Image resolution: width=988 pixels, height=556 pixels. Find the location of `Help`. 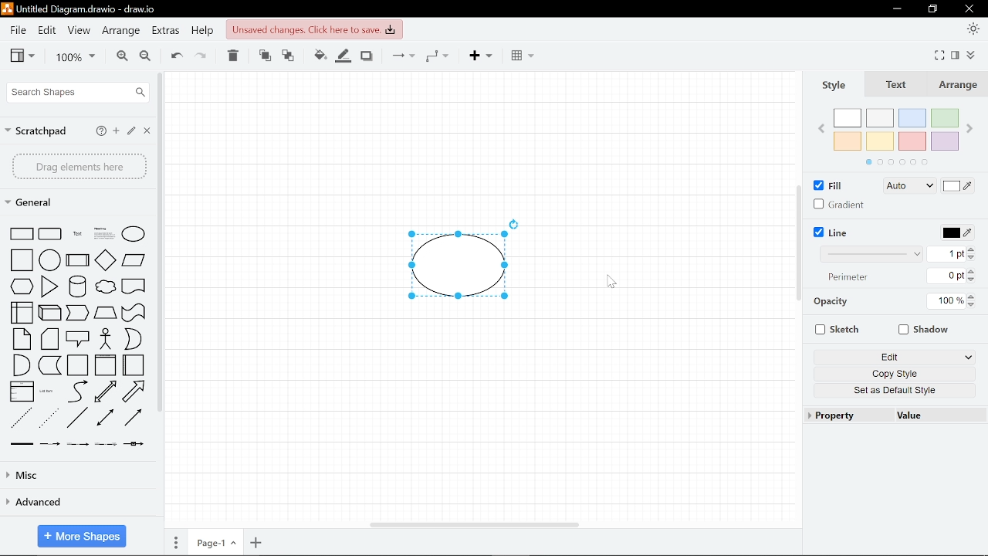

Help is located at coordinates (203, 32).